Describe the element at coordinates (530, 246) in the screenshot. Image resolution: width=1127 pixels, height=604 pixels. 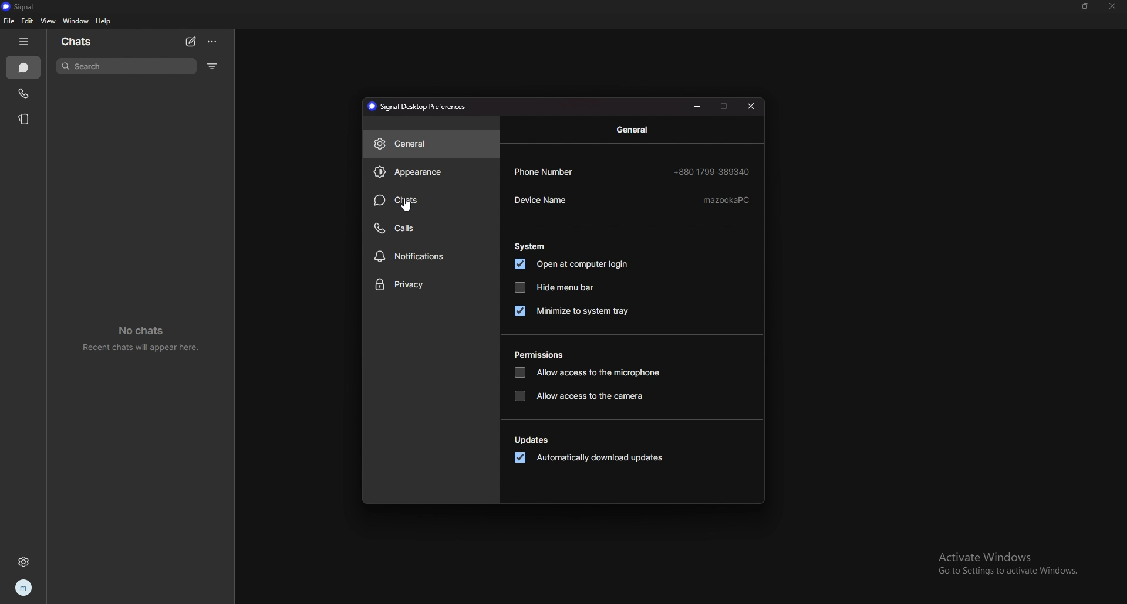
I see `system` at that location.